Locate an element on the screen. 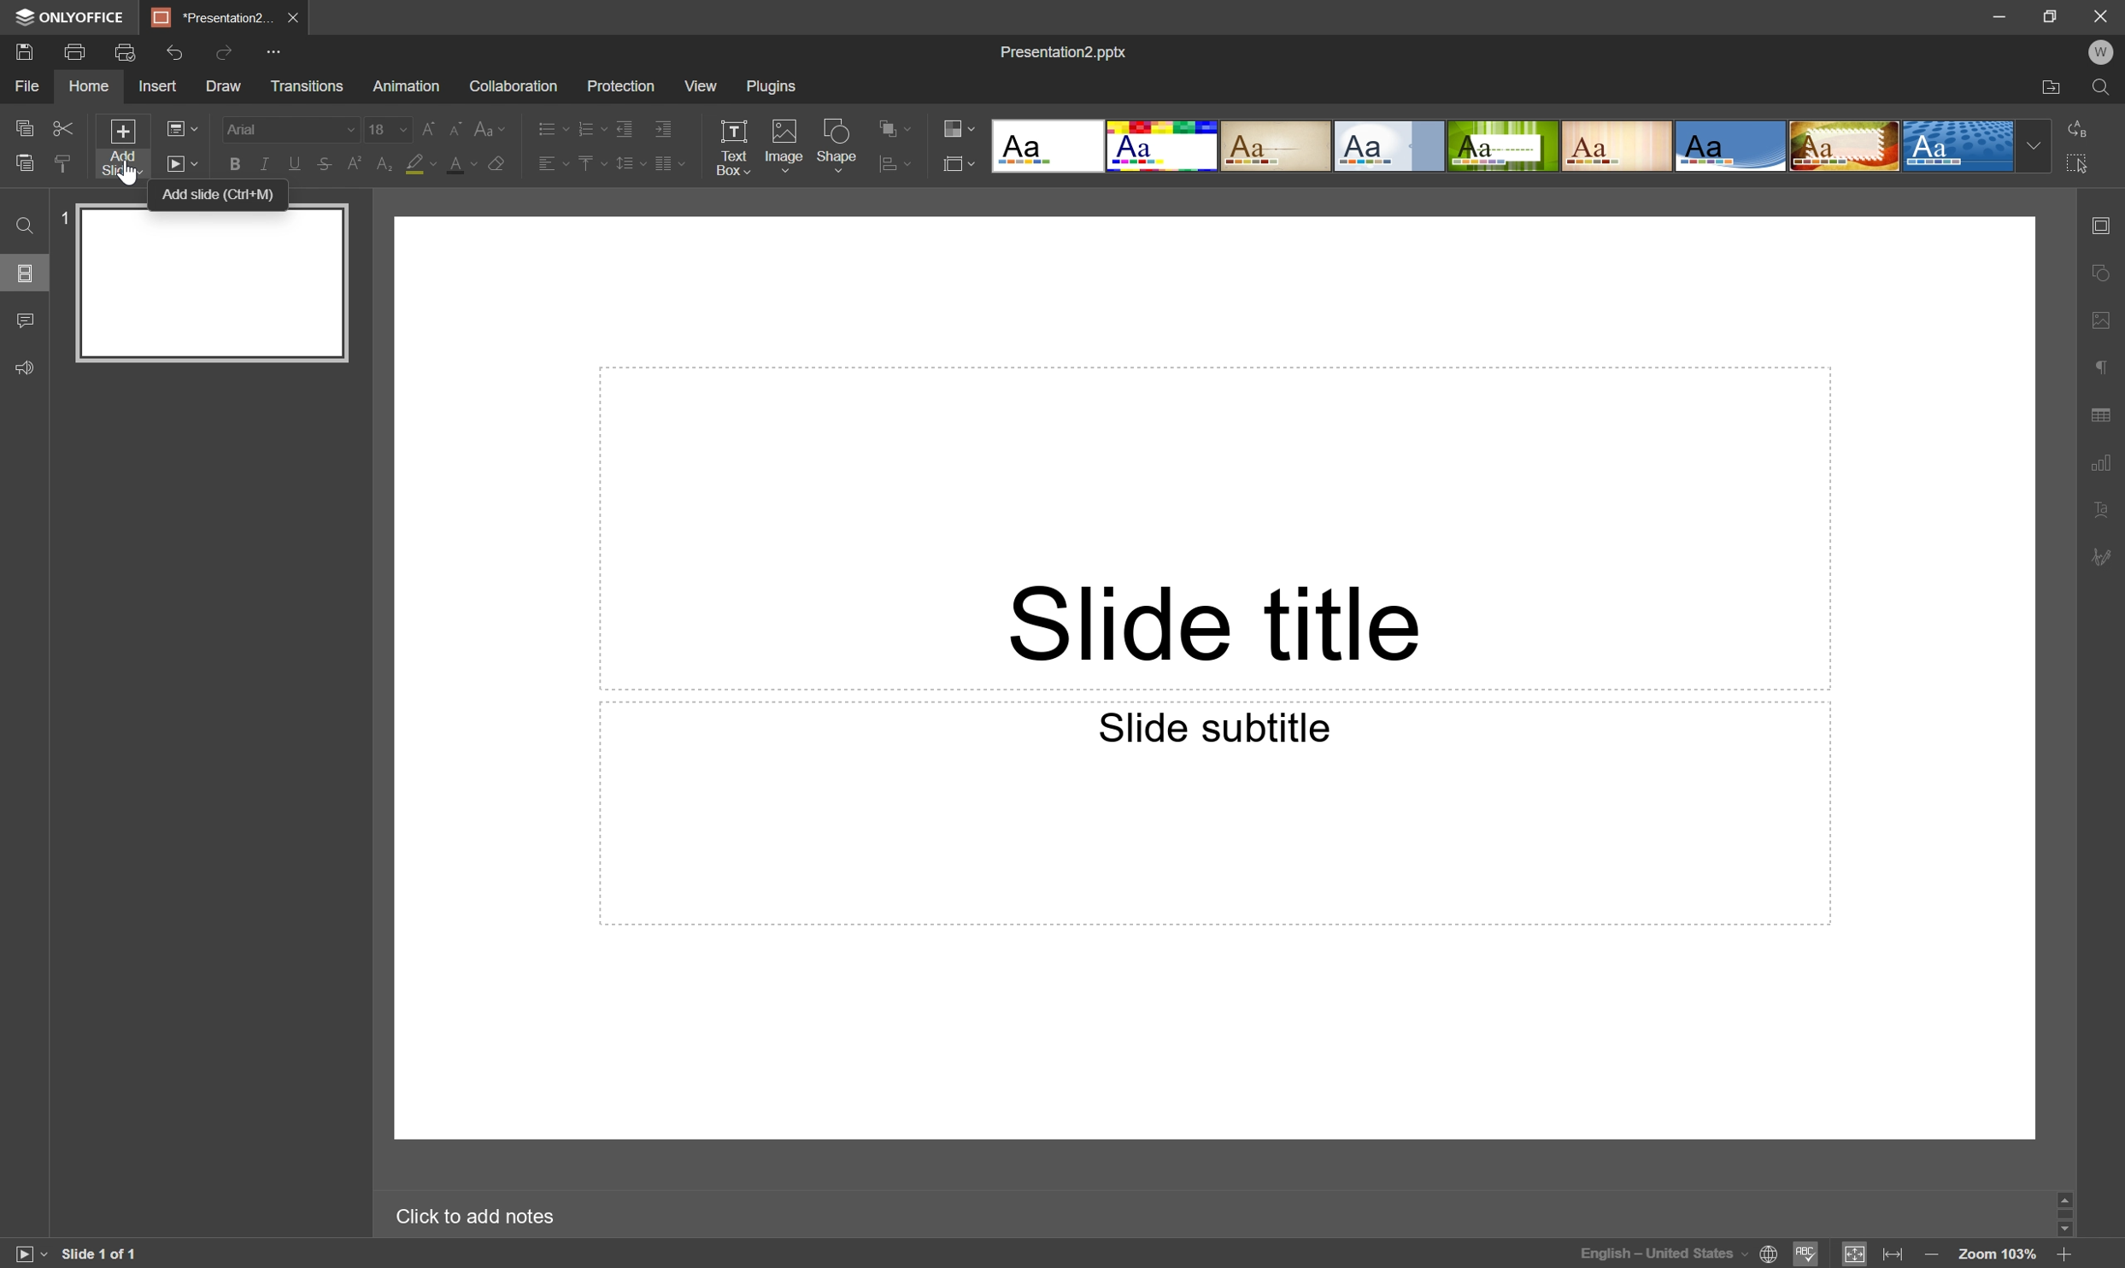  Arrange shape is located at coordinates (900, 163).